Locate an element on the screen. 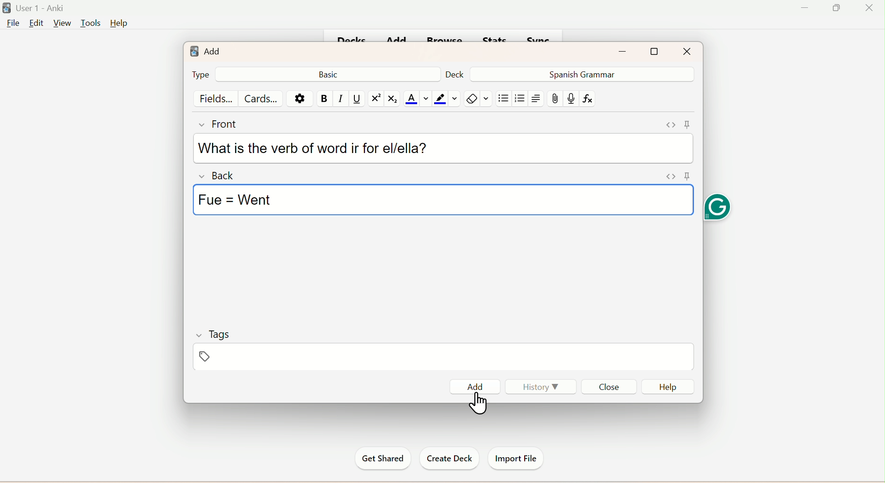  /organised List is located at coordinates (518, 100).